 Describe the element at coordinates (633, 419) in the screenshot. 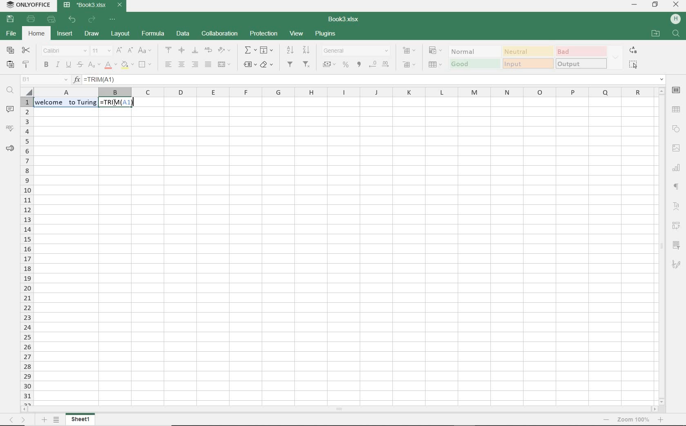

I see `zoom out` at that location.